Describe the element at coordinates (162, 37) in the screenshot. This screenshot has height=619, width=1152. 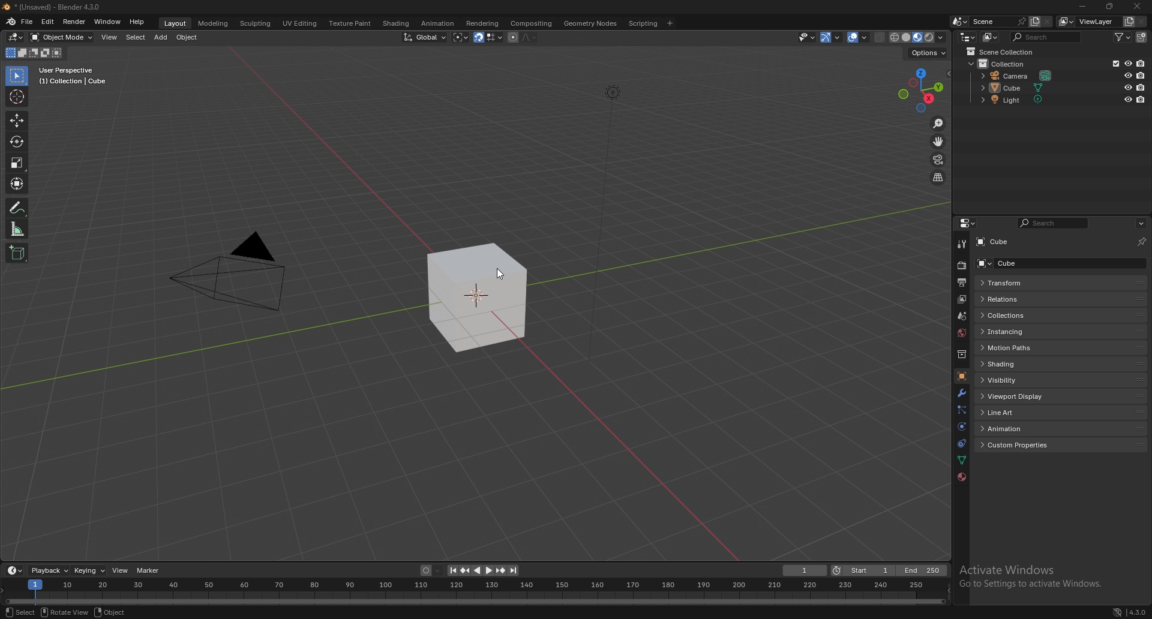
I see `add` at that location.